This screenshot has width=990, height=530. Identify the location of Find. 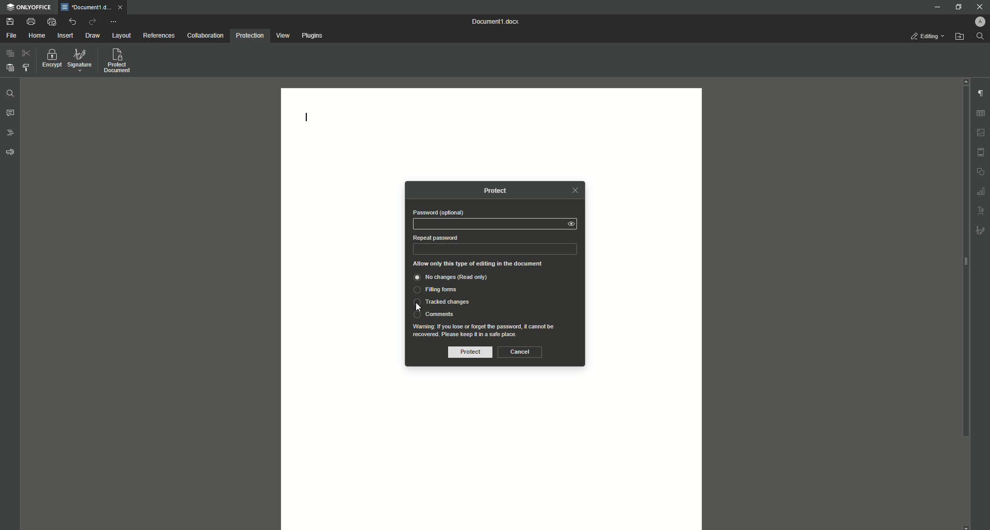
(9, 93).